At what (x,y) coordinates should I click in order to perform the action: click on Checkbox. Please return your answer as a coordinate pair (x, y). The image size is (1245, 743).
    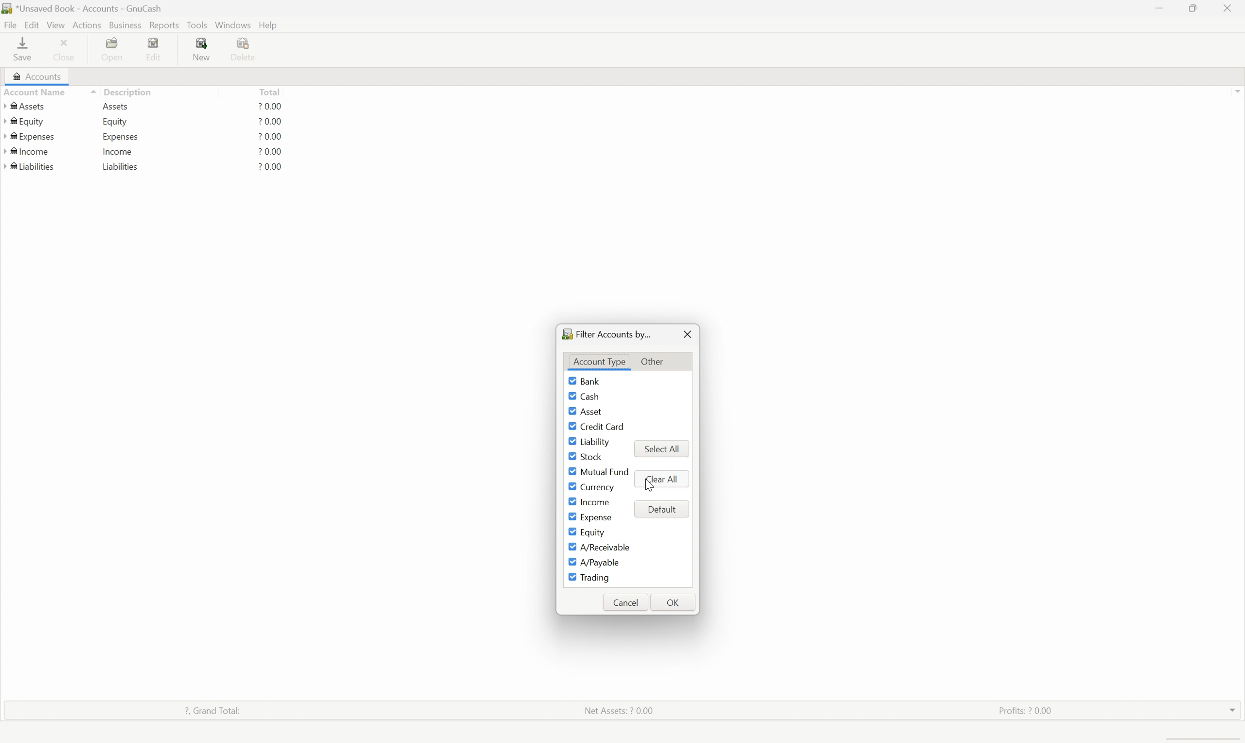
    Looking at the image, I should click on (568, 546).